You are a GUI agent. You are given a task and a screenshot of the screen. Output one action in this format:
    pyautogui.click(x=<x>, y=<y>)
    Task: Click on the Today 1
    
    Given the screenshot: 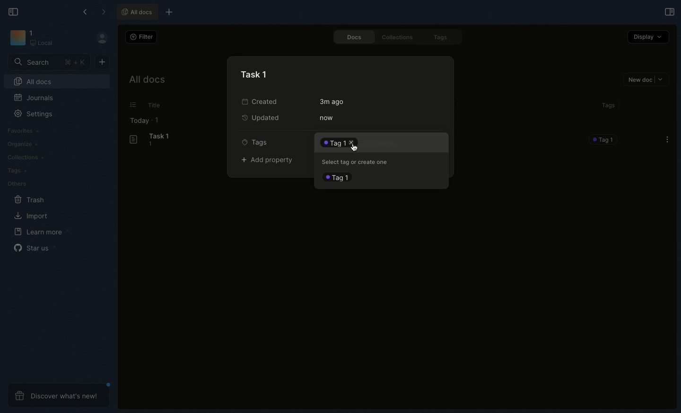 What is the action you would take?
    pyautogui.click(x=145, y=121)
    